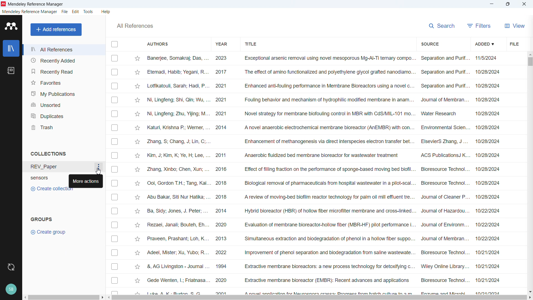 This screenshot has width=533, height=300. Describe the element at coordinates (102, 297) in the screenshot. I see `Scroll right ` at that location.